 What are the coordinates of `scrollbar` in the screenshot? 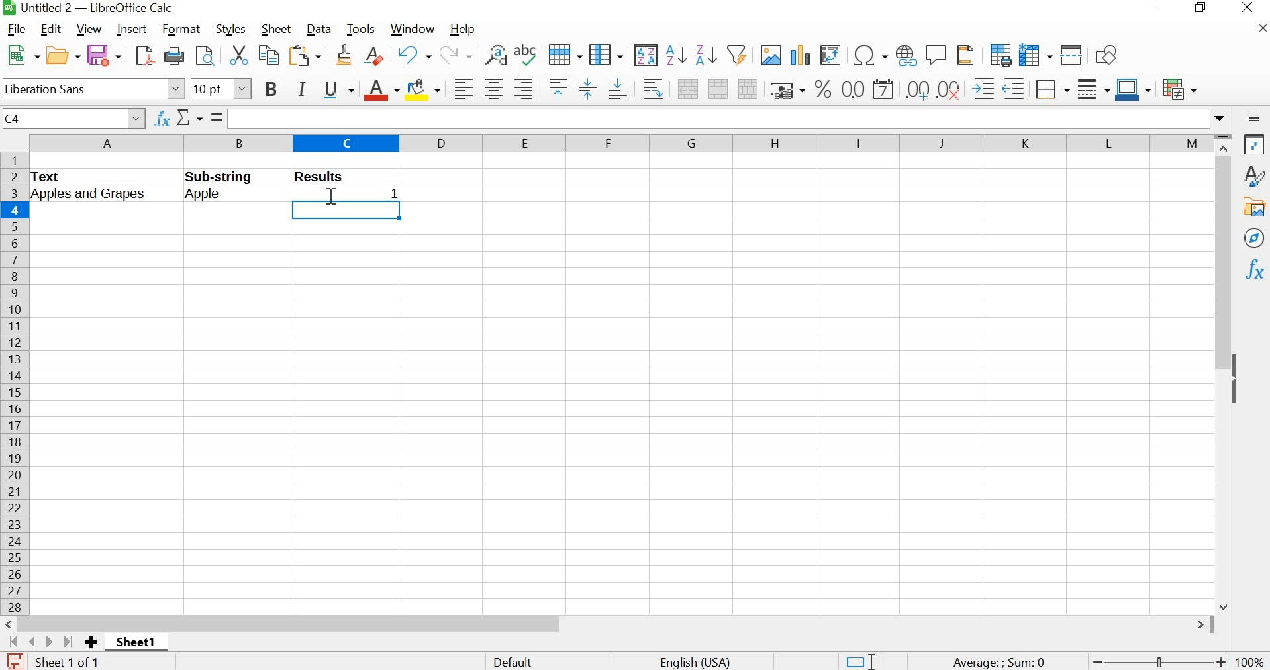 It's located at (1223, 373).